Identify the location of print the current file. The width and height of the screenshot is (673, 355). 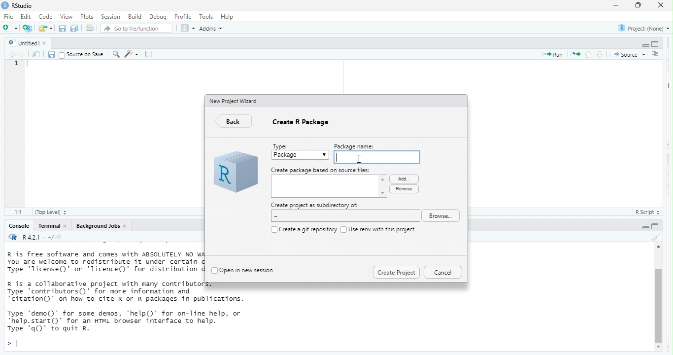
(89, 28).